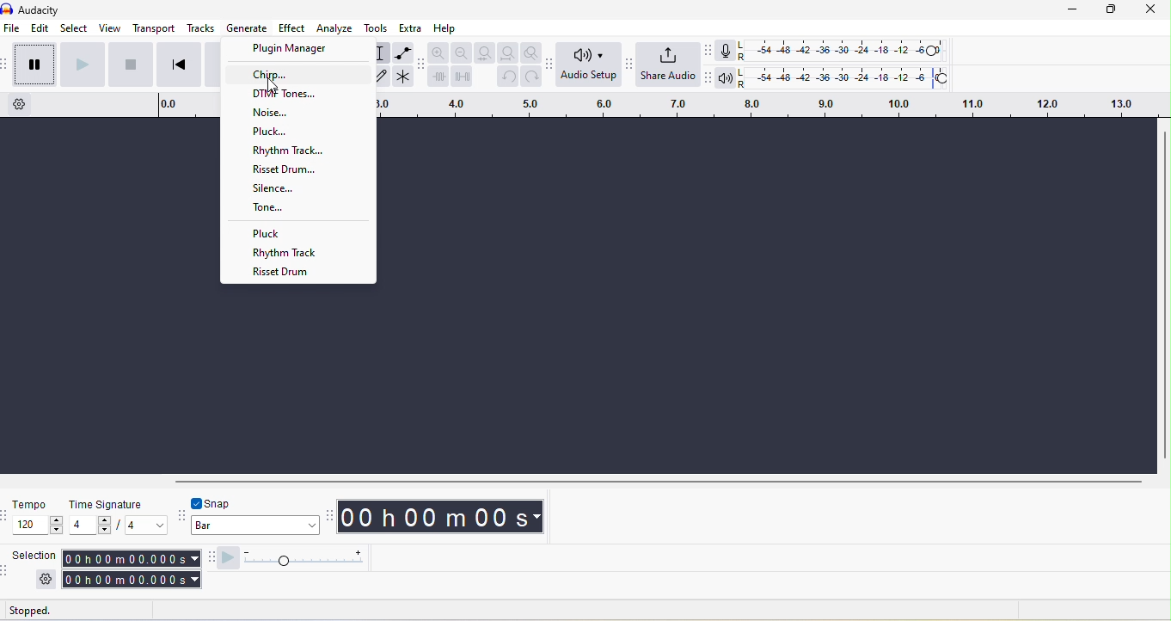 This screenshot has height=621, width=1171. I want to click on redo, so click(532, 77).